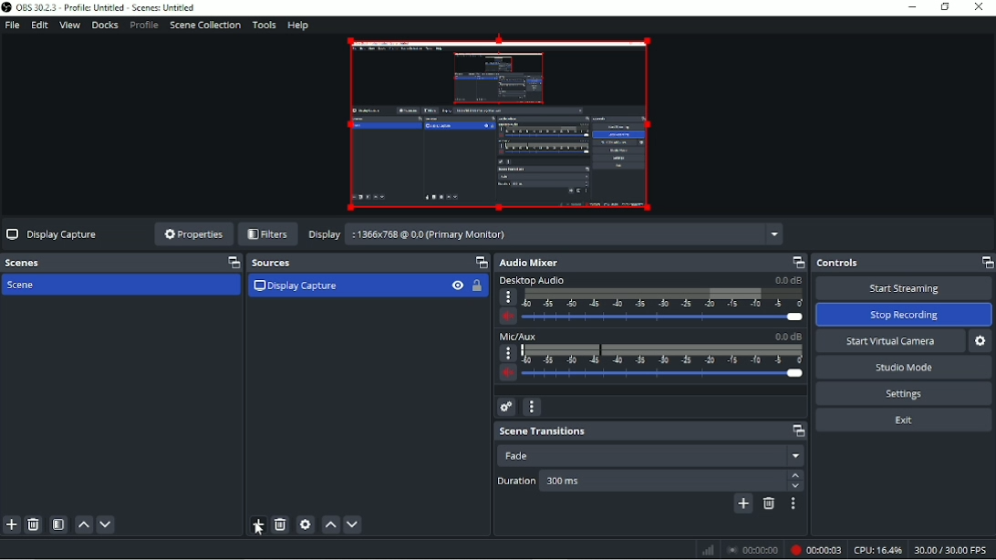 This screenshot has width=996, height=560. Describe the element at coordinates (661, 481) in the screenshot. I see `` at that location.